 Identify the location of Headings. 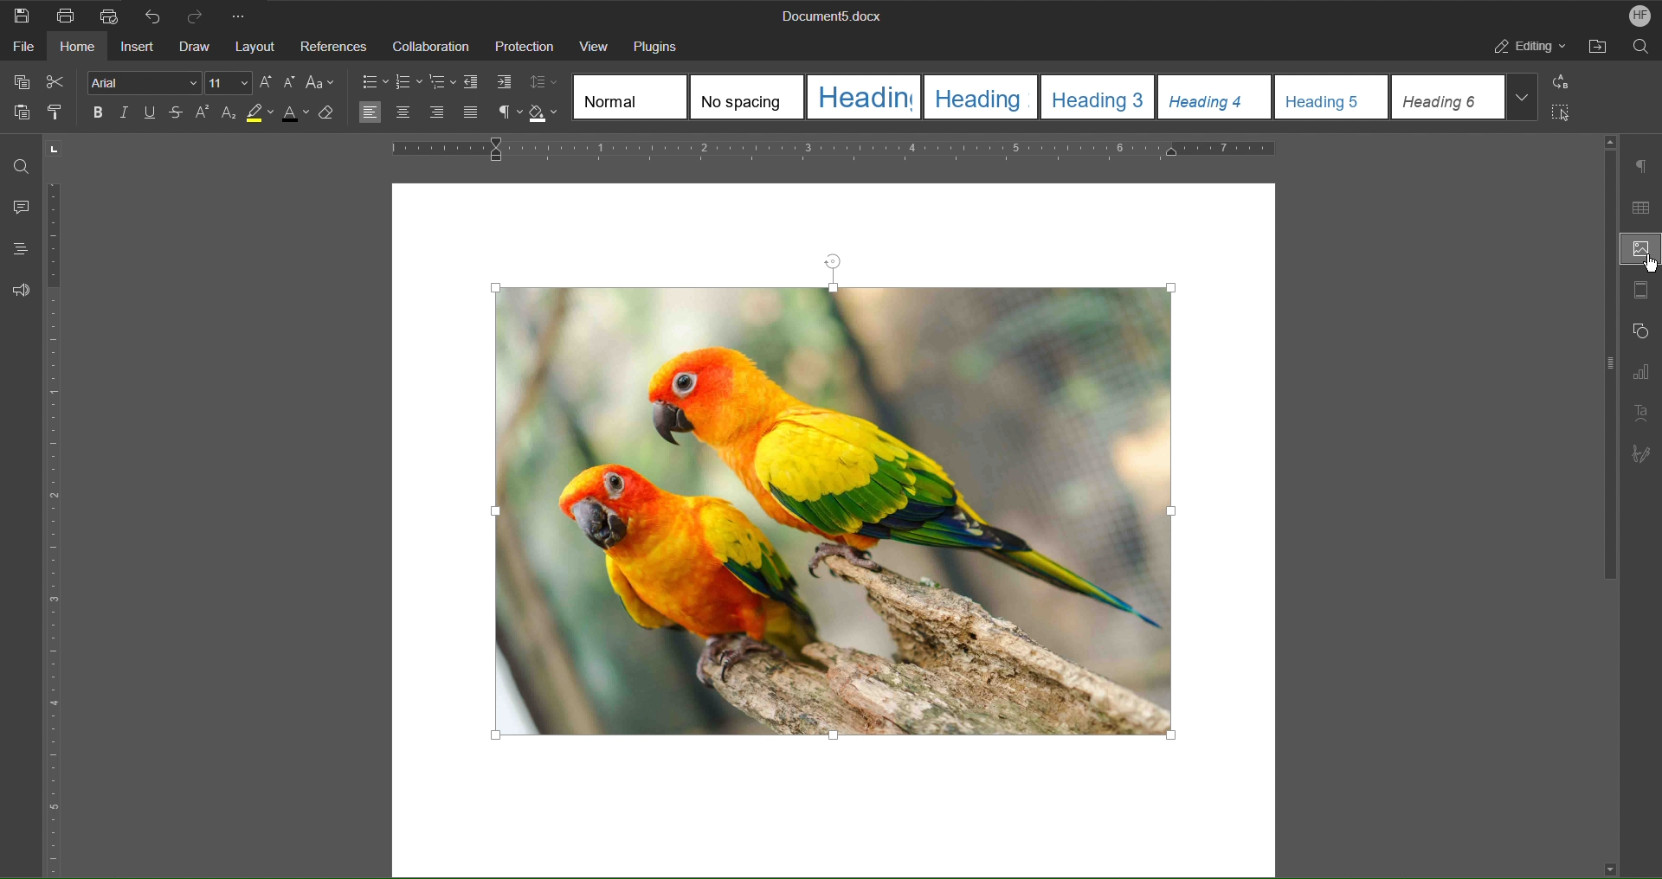
(15, 249).